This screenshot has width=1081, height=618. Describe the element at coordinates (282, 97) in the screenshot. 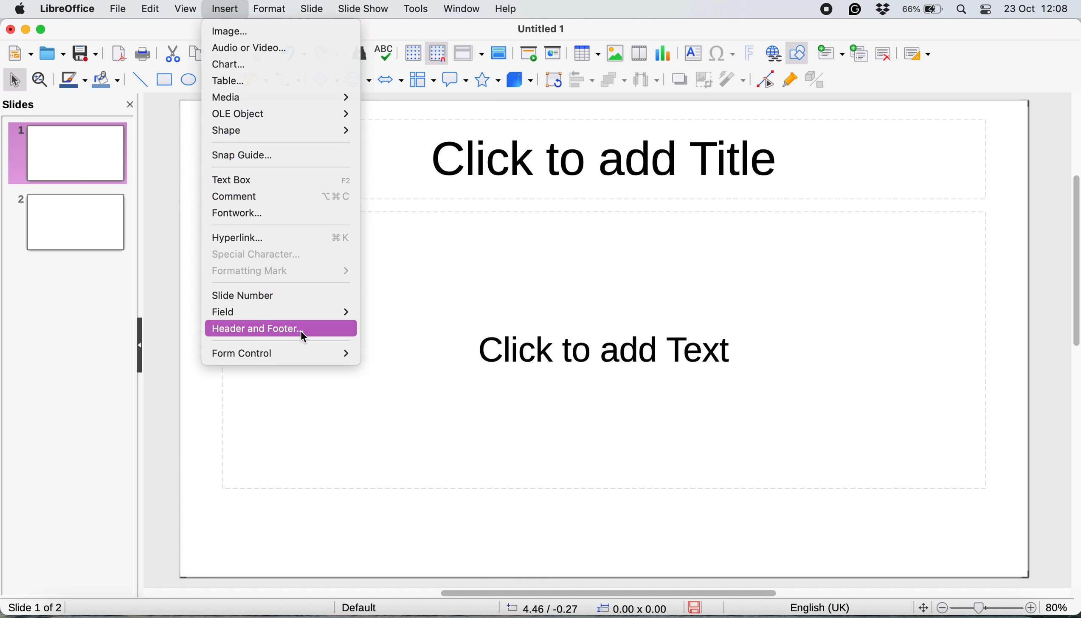

I see `media` at that location.